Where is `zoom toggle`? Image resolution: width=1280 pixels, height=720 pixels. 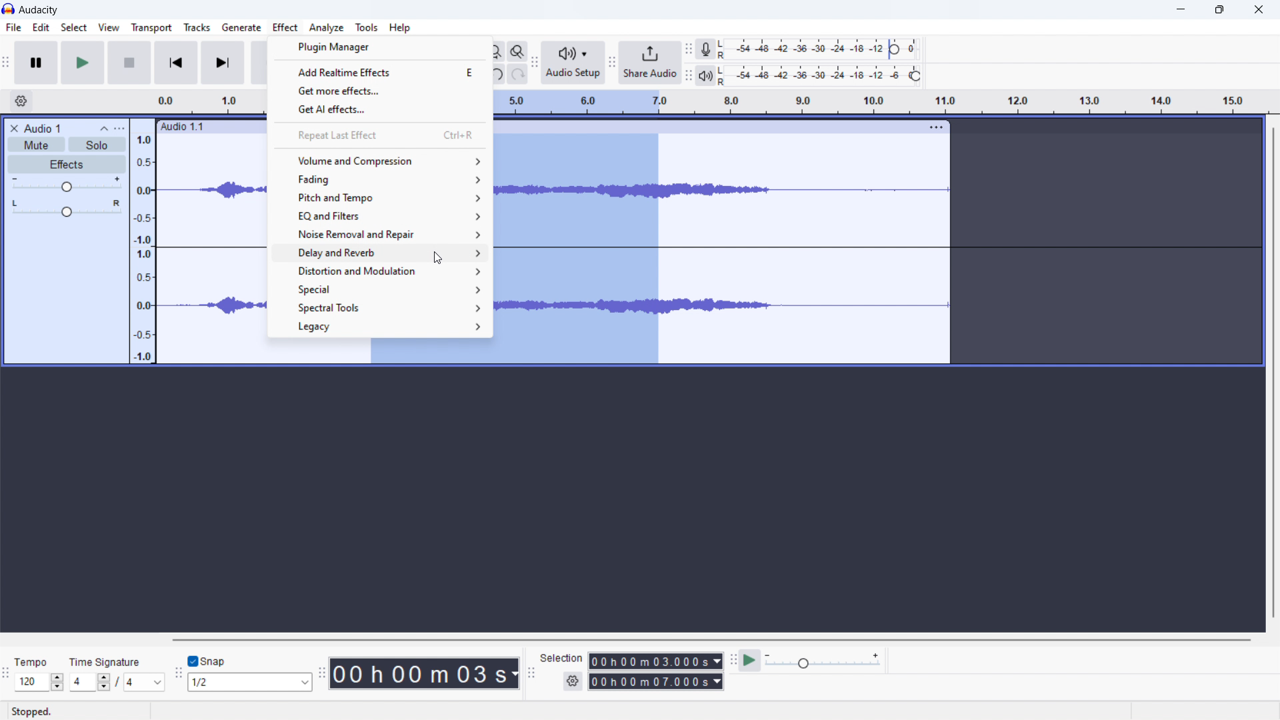 zoom toggle is located at coordinates (518, 51).